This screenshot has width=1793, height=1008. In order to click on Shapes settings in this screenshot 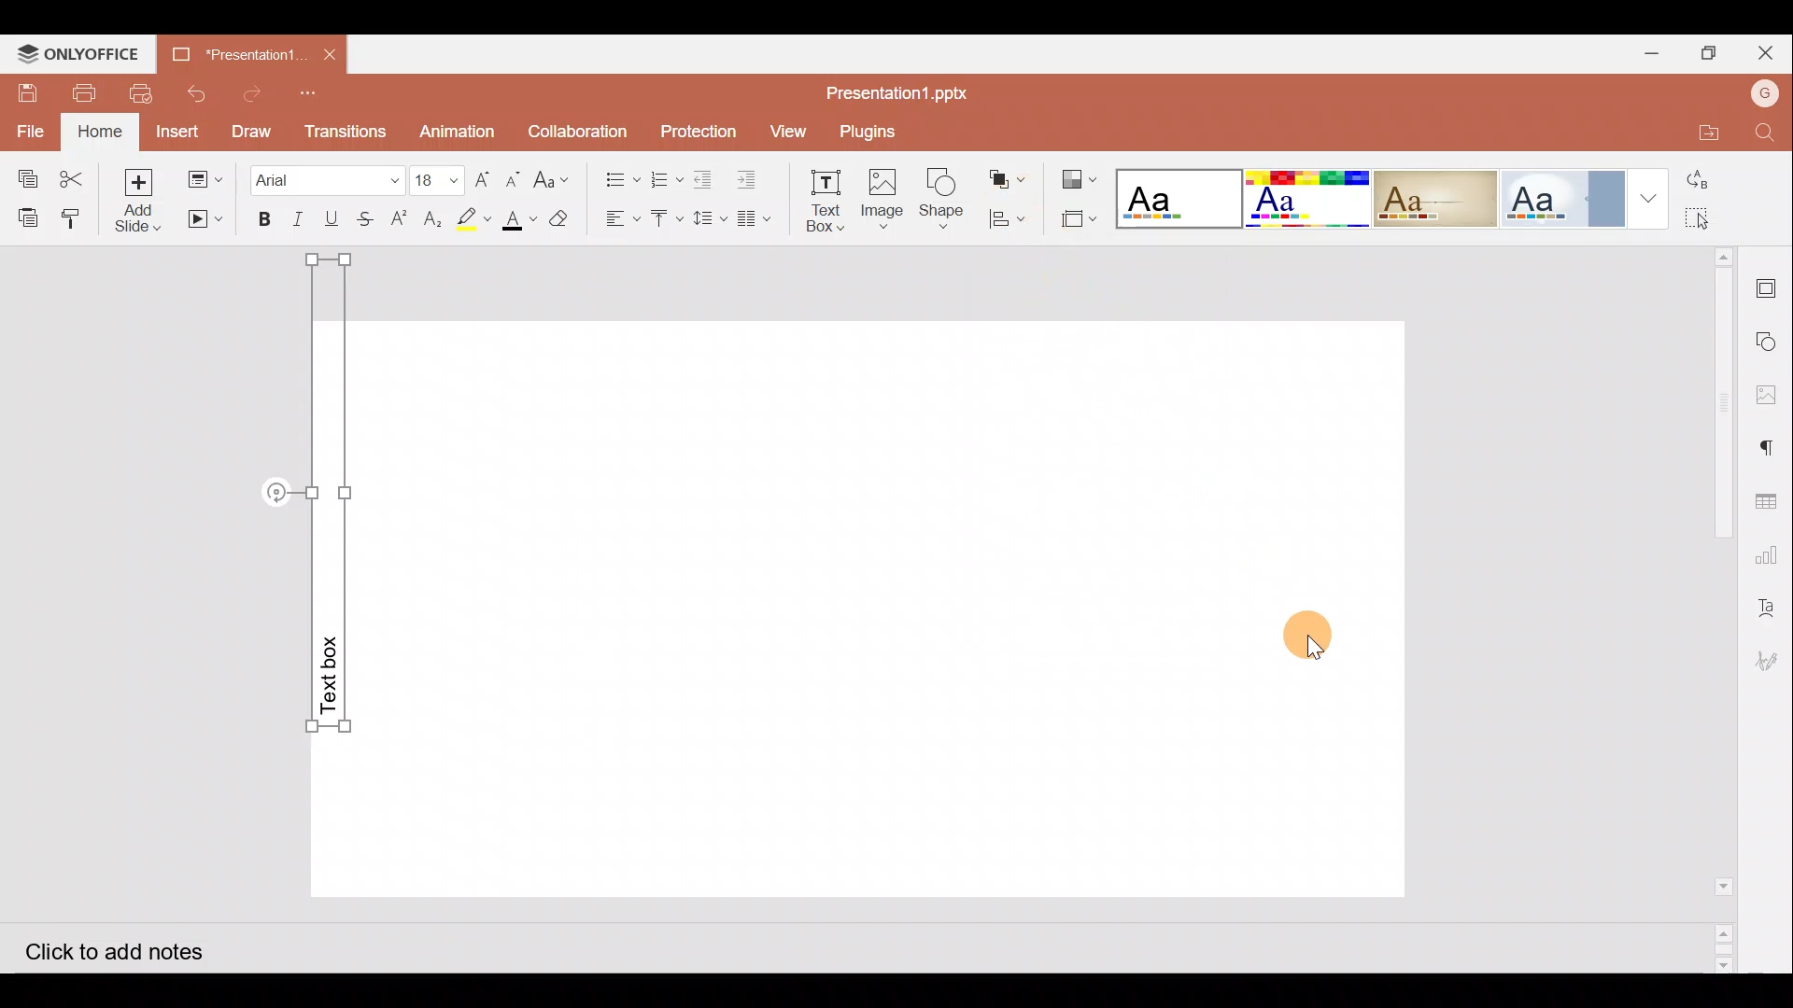, I will do `click(1771, 343)`.